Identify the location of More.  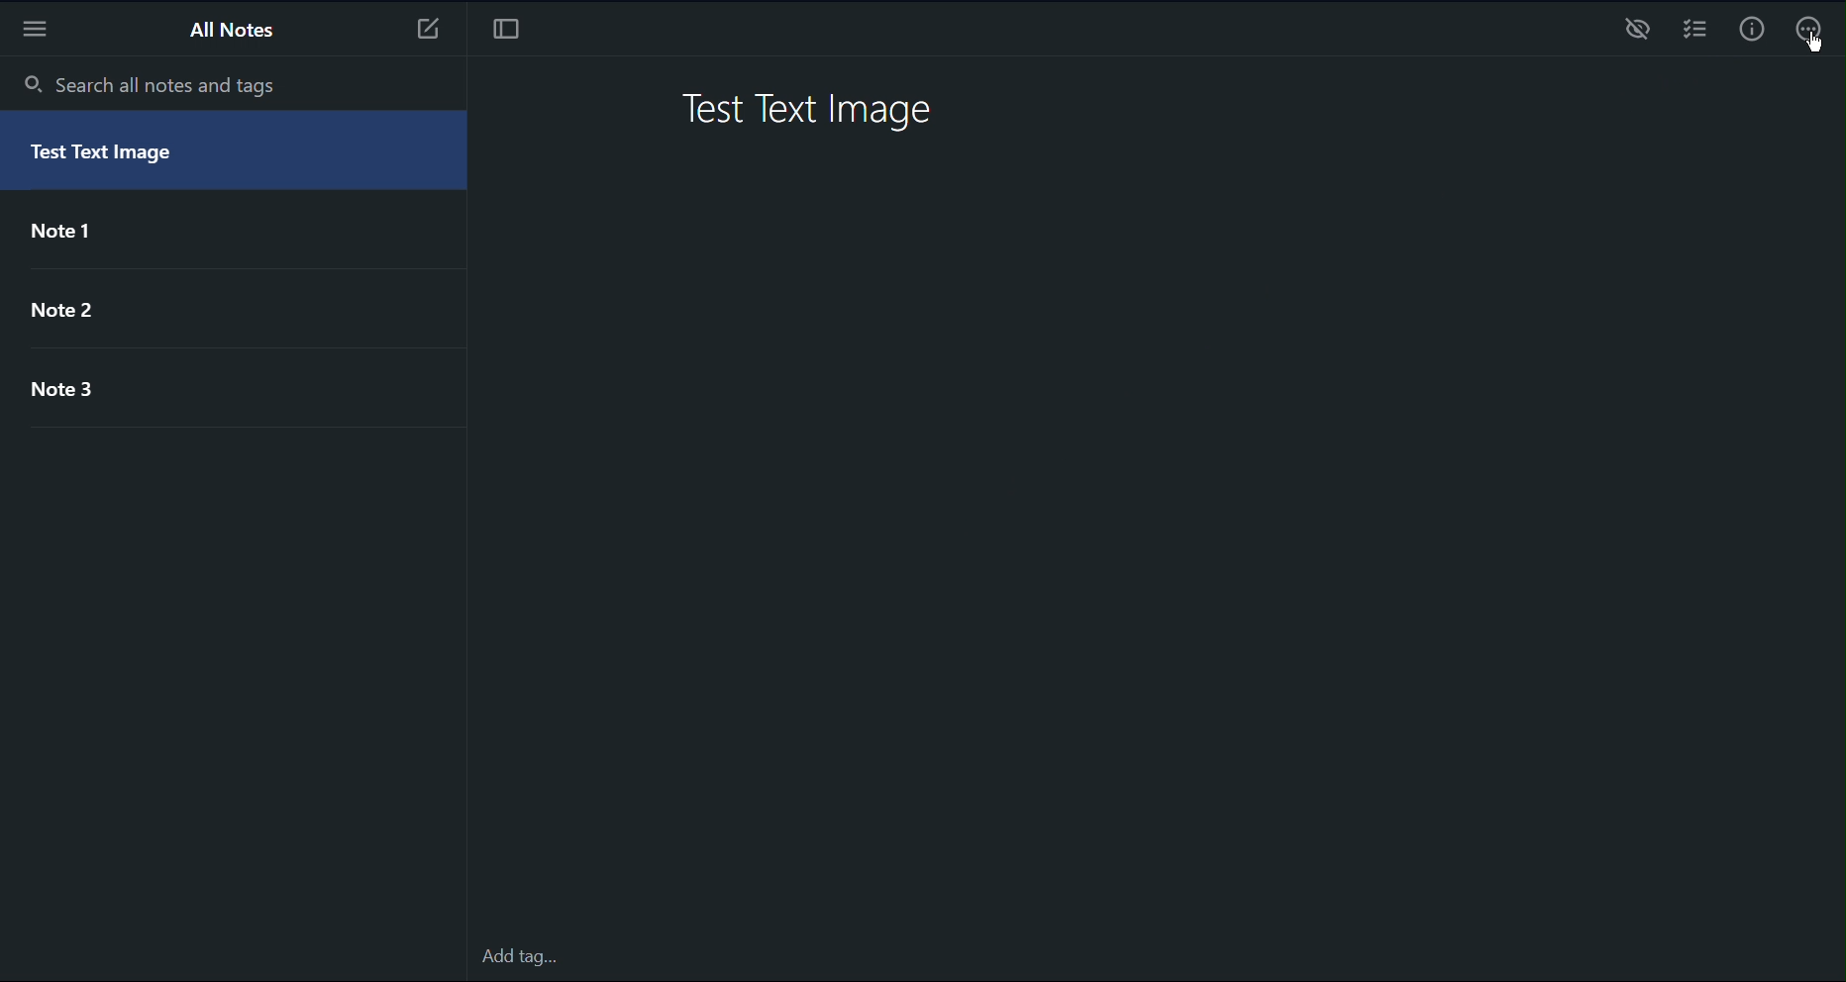
(39, 29).